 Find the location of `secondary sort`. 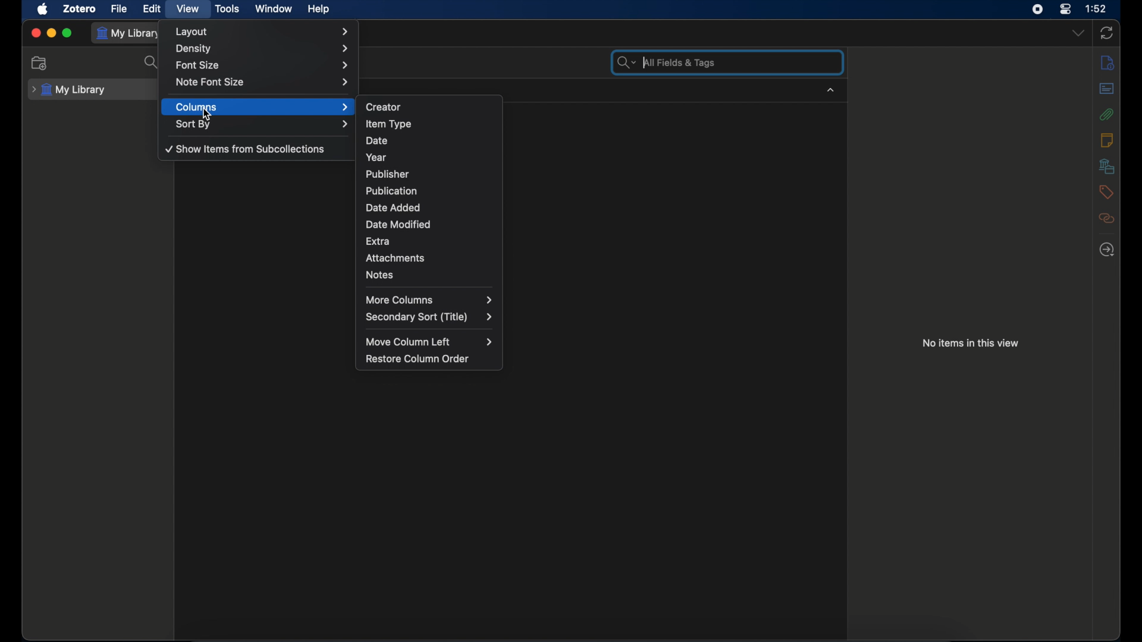

secondary sort is located at coordinates (429, 317).